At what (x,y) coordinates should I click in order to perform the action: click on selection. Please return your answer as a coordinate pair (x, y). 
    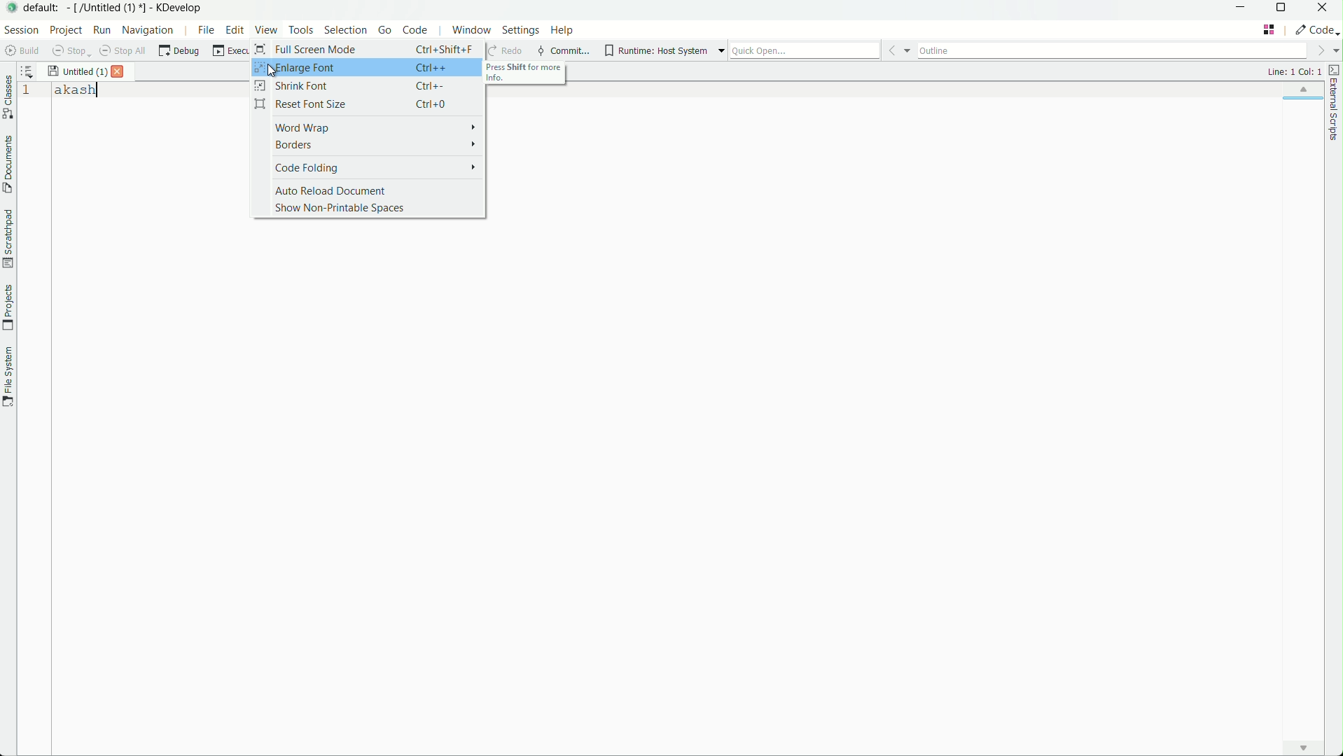
    Looking at the image, I should click on (346, 29).